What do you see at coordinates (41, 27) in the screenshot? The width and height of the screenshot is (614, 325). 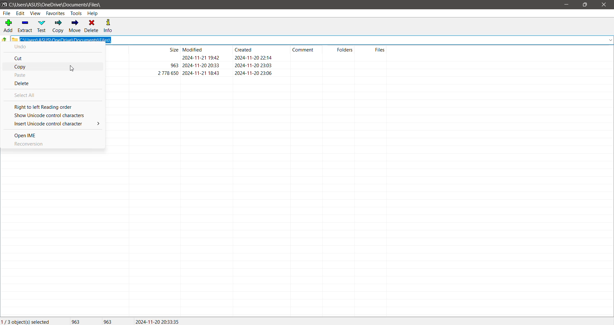 I see `Test` at bounding box center [41, 27].